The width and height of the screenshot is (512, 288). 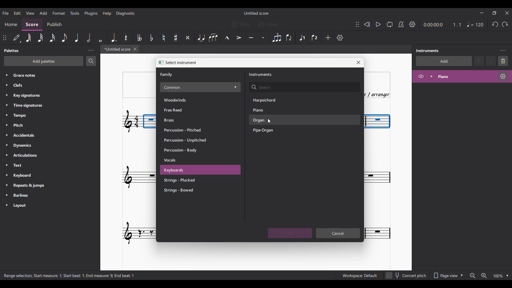 What do you see at coordinates (406, 275) in the screenshot?
I see `Toggle content pitch` at bounding box center [406, 275].